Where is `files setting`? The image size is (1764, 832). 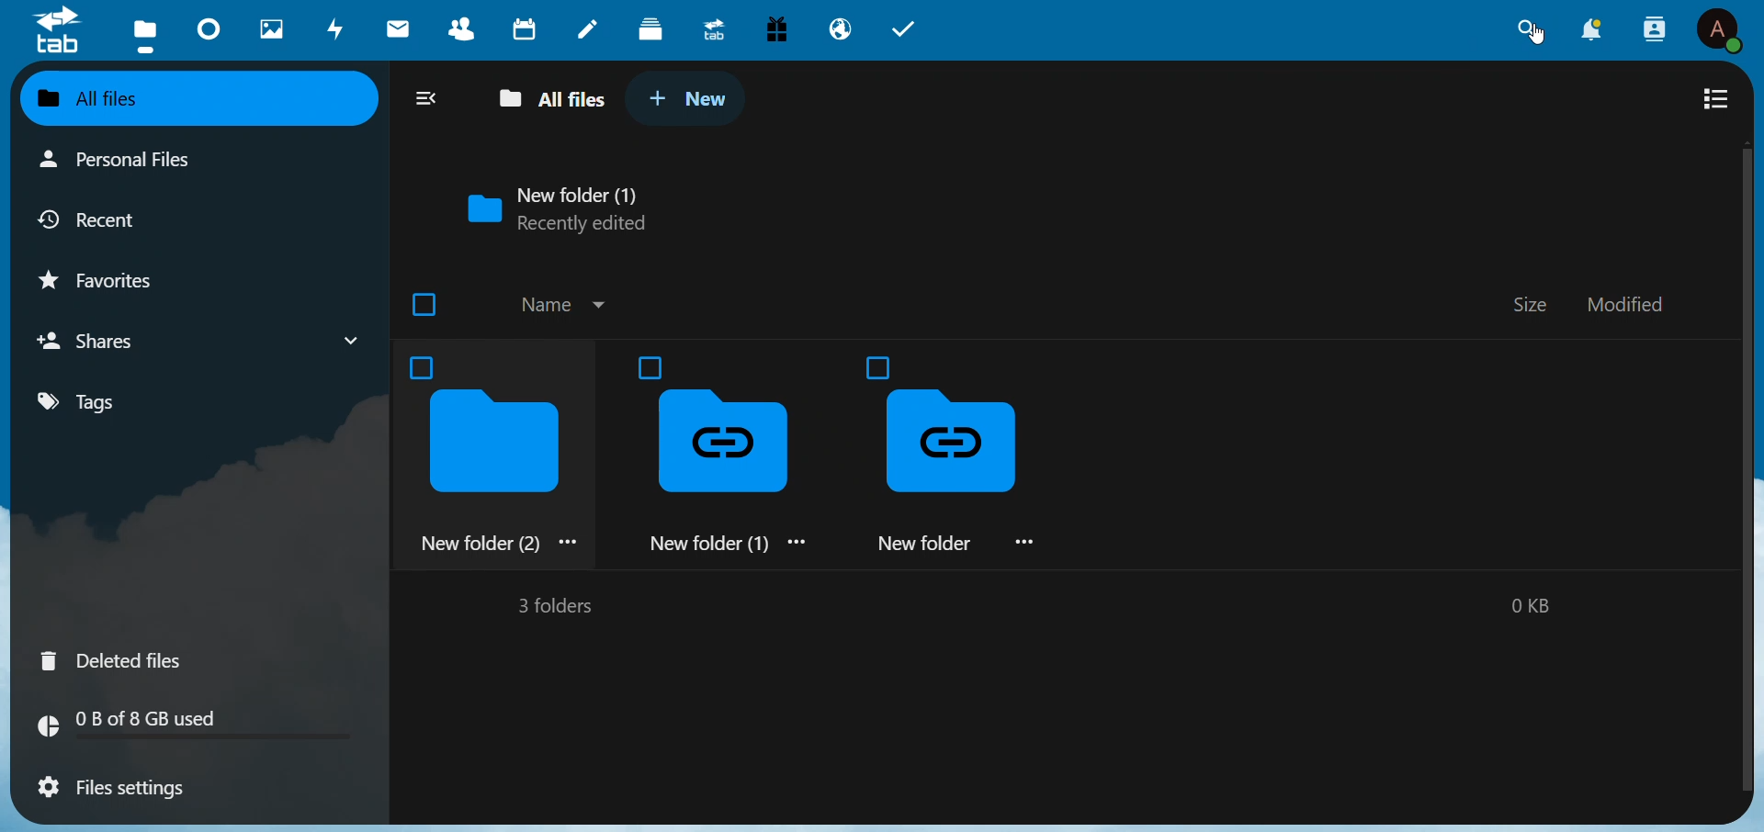 files setting is located at coordinates (107, 789).